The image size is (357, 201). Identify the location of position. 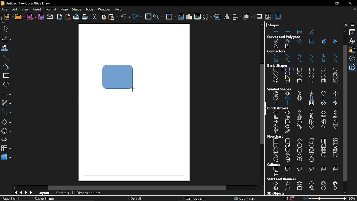
(245, 199).